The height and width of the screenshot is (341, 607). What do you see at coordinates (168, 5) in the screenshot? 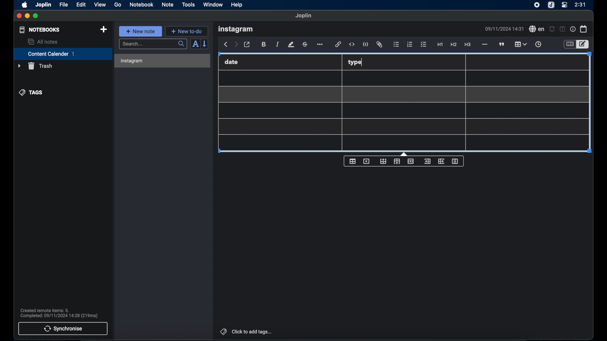
I see `note` at bounding box center [168, 5].